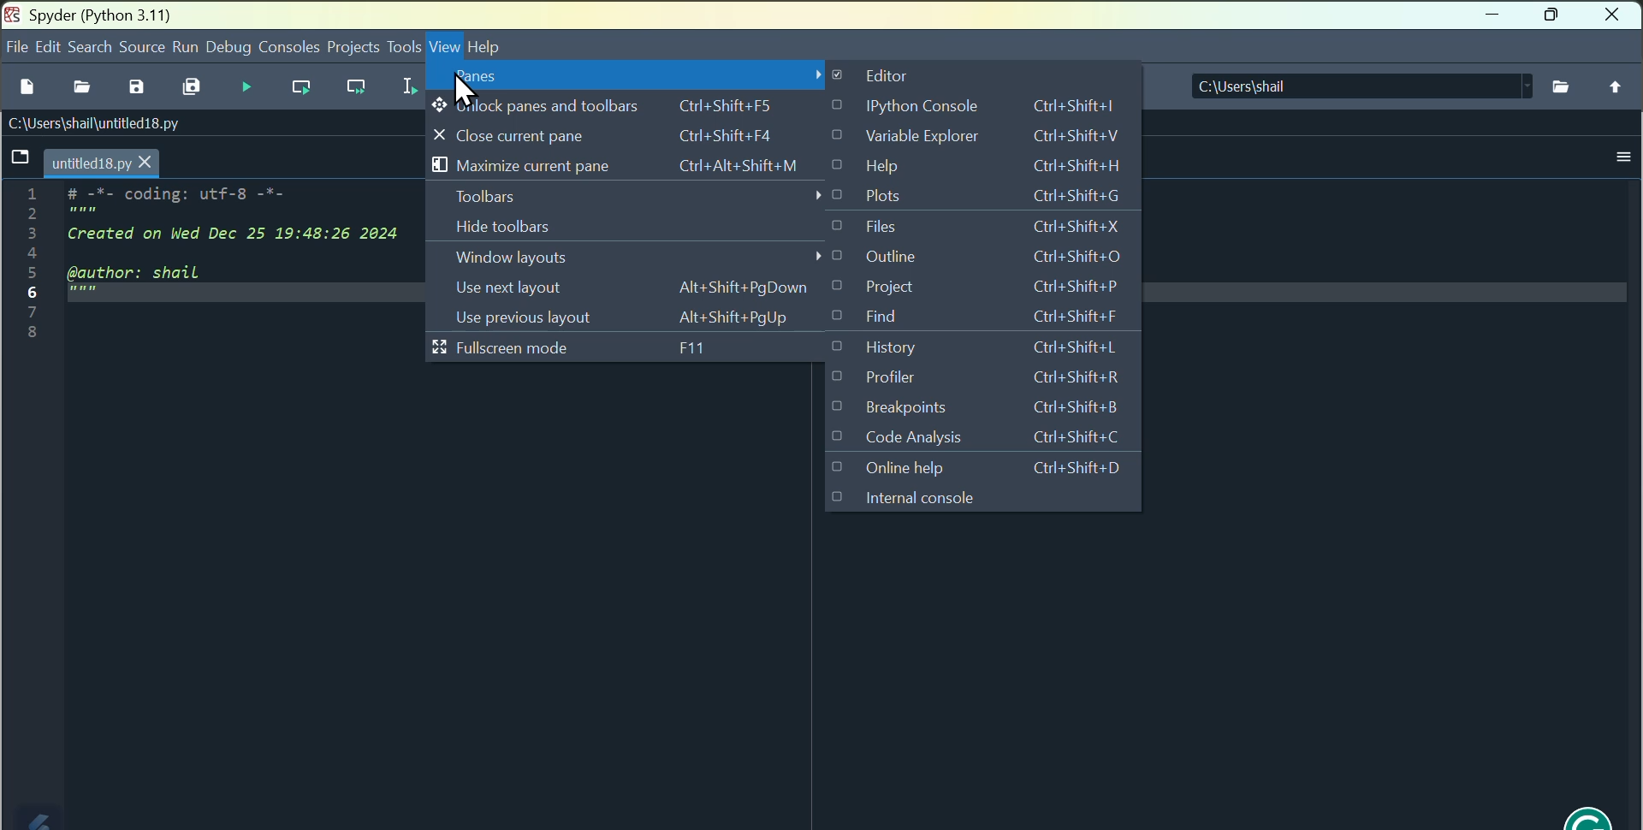 The height and width of the screenshot is (830, 1643). Describe the element at coordinates (300, 87) in the screenshot. I see `Run current cell` at that location.